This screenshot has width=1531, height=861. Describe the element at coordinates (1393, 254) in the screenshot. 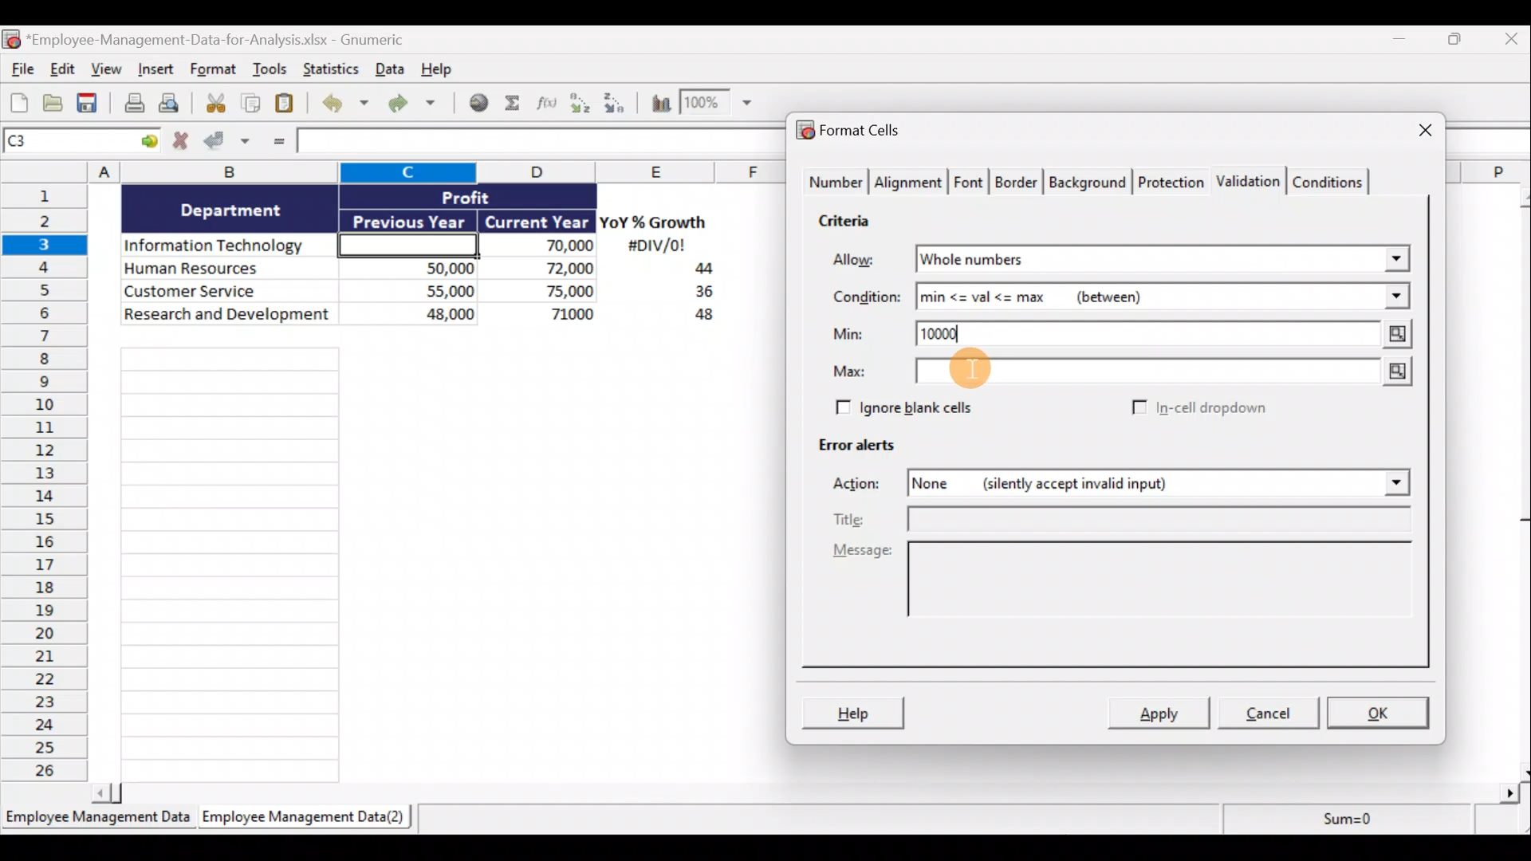

I see `Allow drop down` at that location.